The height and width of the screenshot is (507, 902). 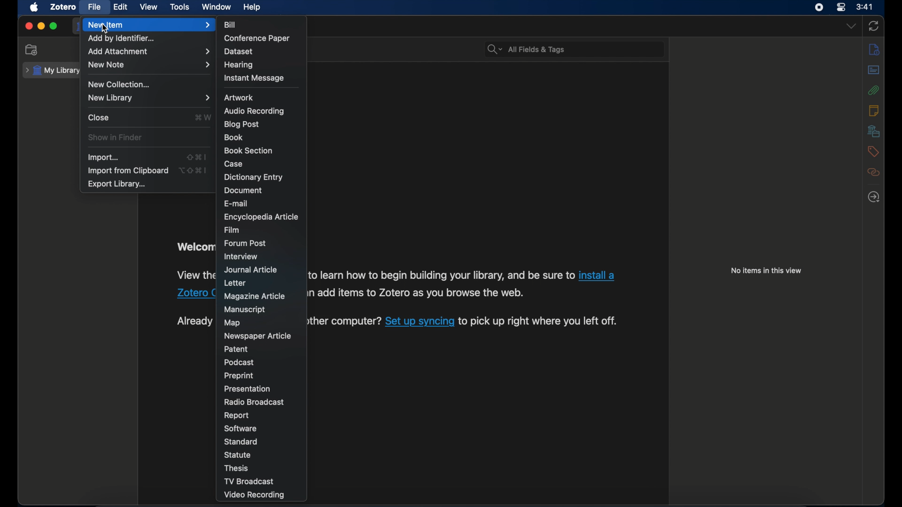 What do you see at coordinates (240, 376) in the screenshot?
I see `preprint` at bounding box center [240, 376].